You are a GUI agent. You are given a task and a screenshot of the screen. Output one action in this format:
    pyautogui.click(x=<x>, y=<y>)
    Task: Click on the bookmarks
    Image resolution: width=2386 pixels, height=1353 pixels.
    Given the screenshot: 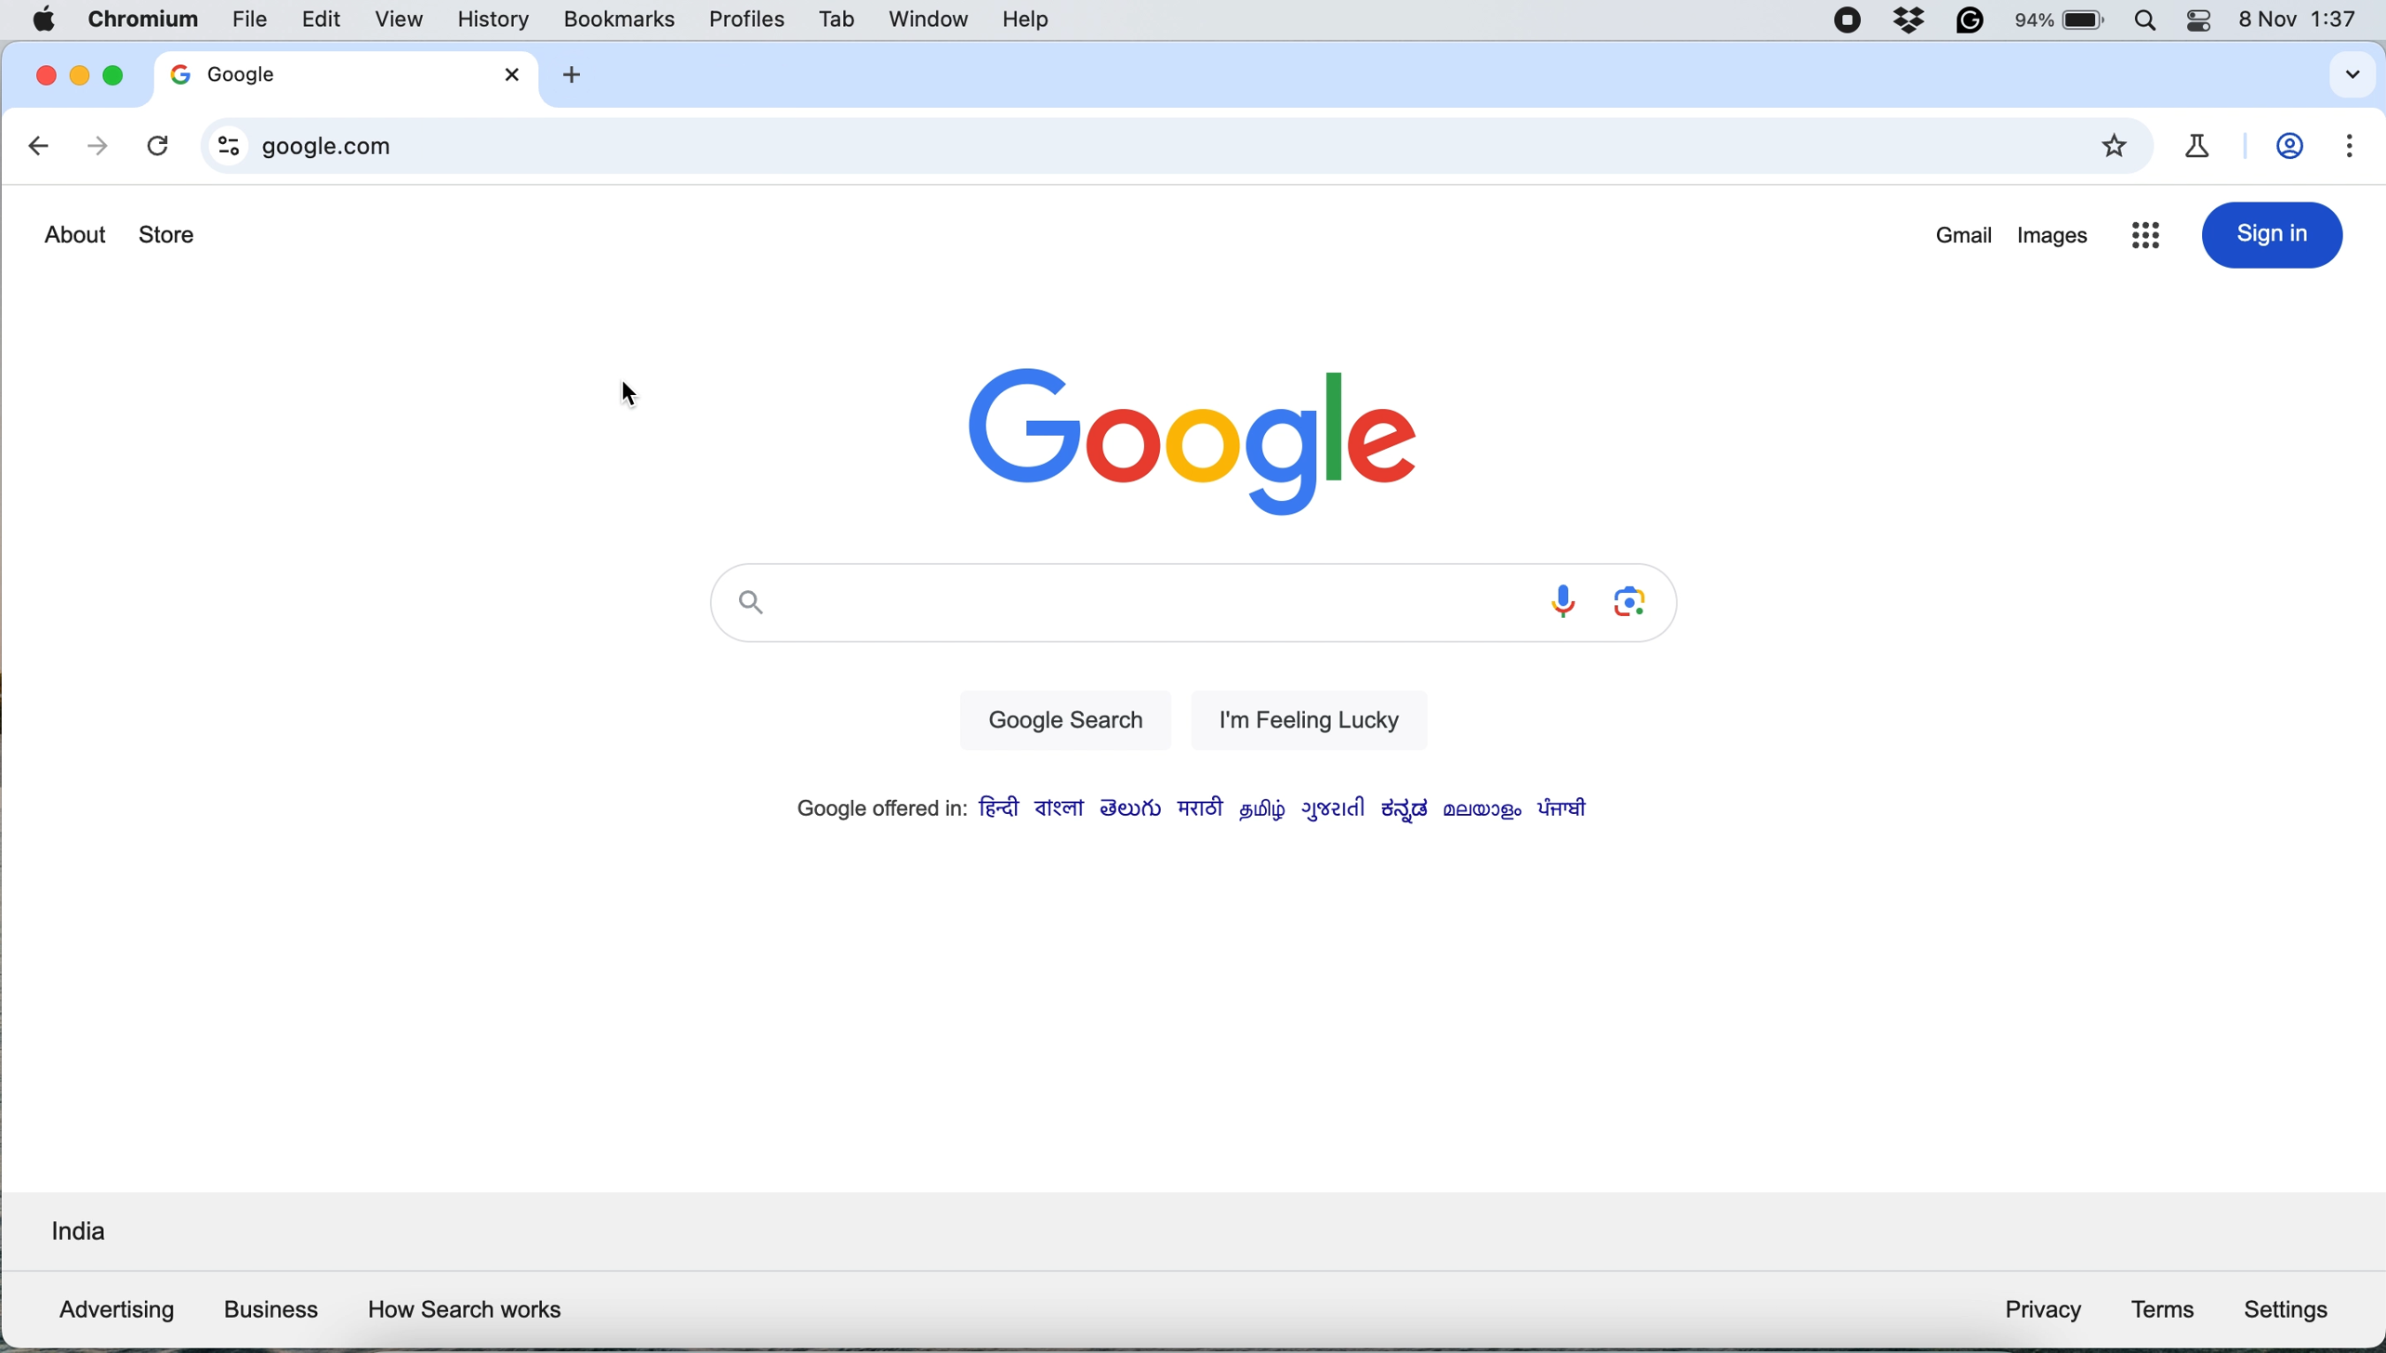 What is the action you would take?
    pyautogui.click(x=620, y=19)
    